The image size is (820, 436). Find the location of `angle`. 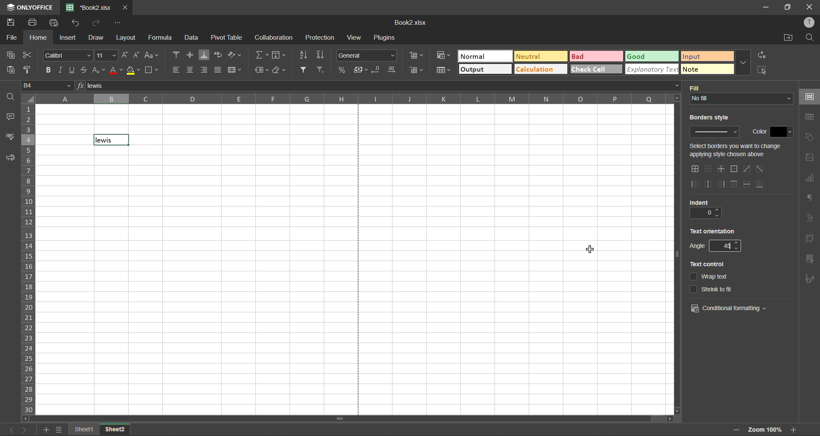

angle is located at coordinates (696, 247).